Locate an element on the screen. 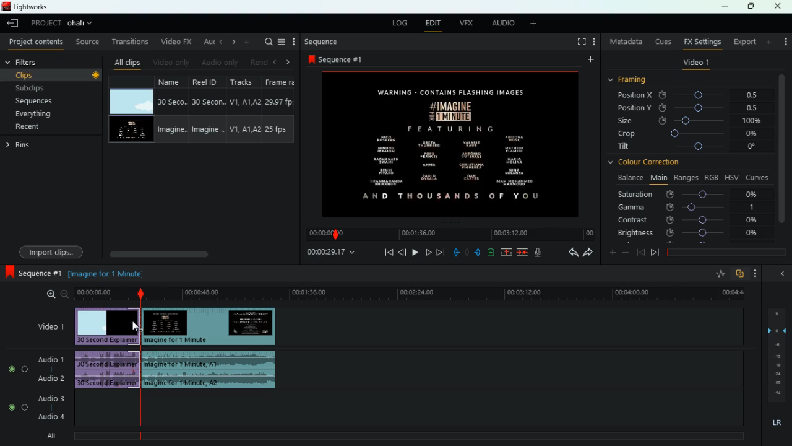  explanation is located at coordinates (108, 273).